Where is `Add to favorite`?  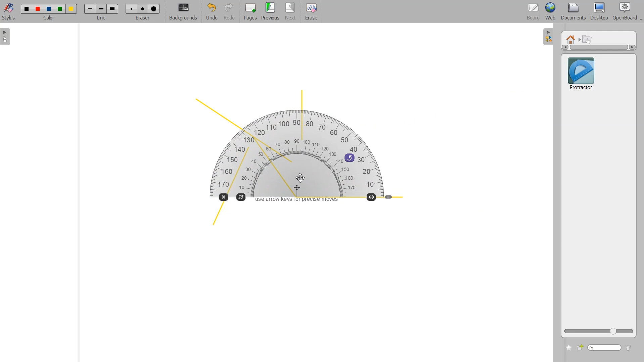 Add to favorite is located at coordinates (568, 348).